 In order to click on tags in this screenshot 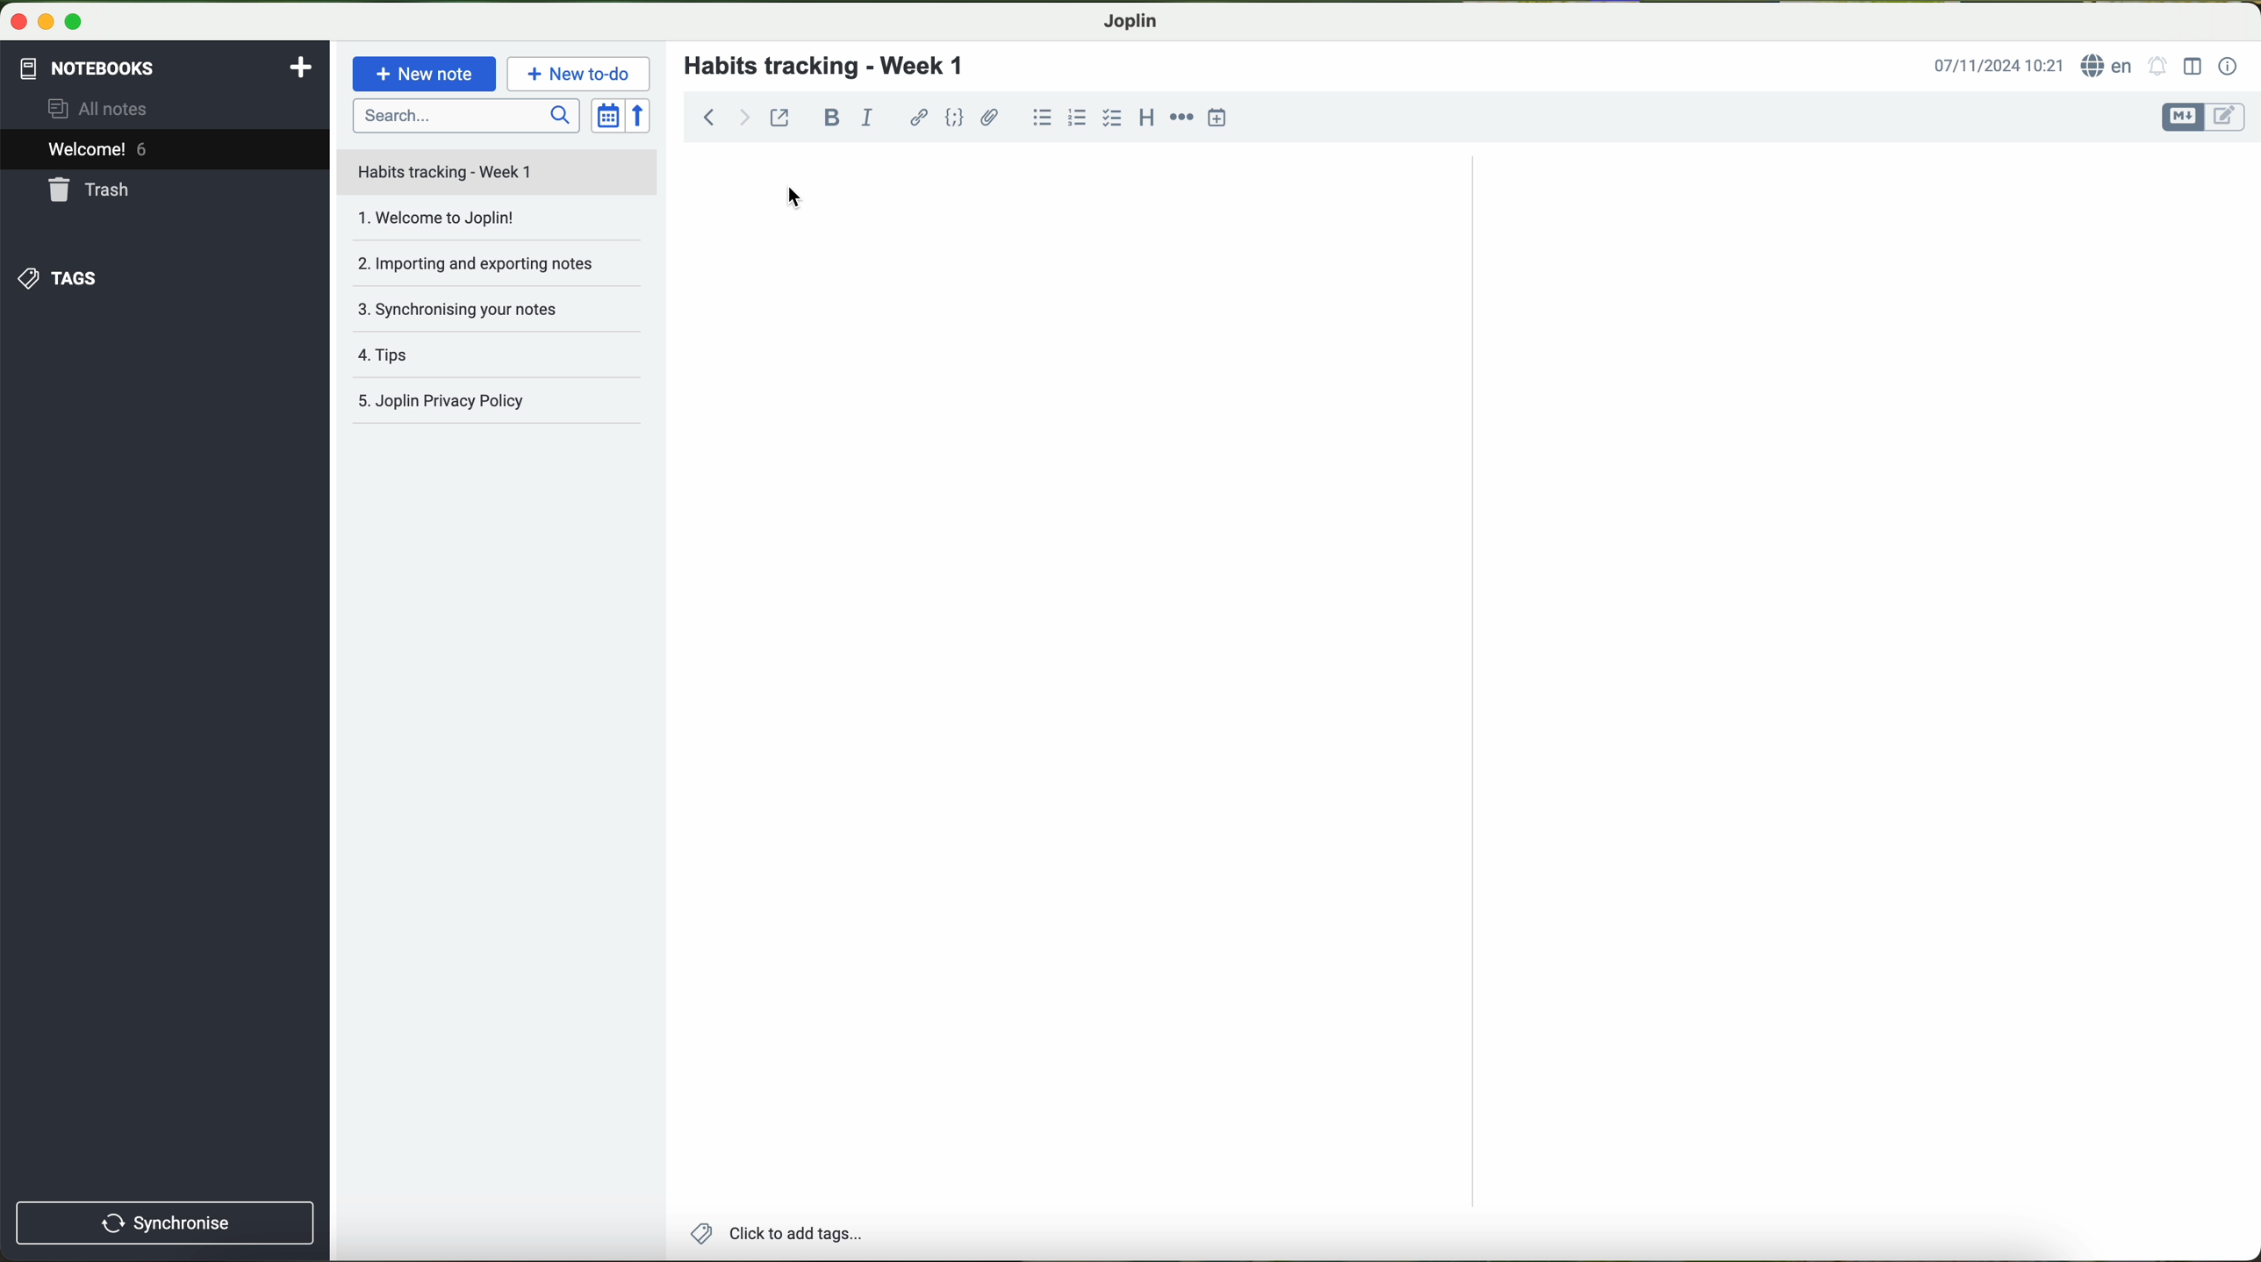, I will do `click(59, 279)`.